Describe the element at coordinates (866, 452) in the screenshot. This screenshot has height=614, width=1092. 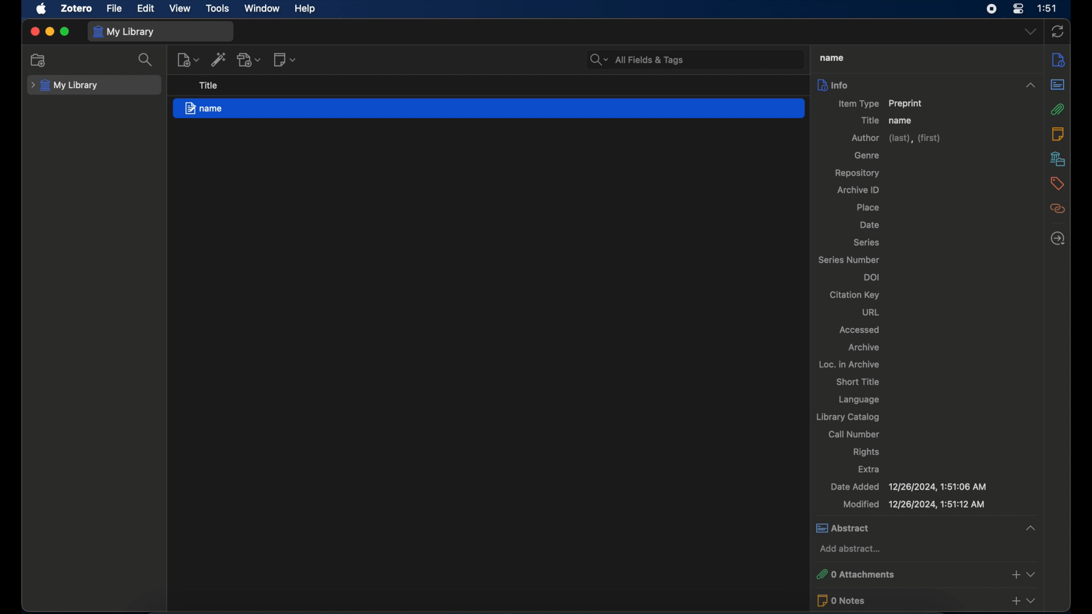
I see `rights` at that location.